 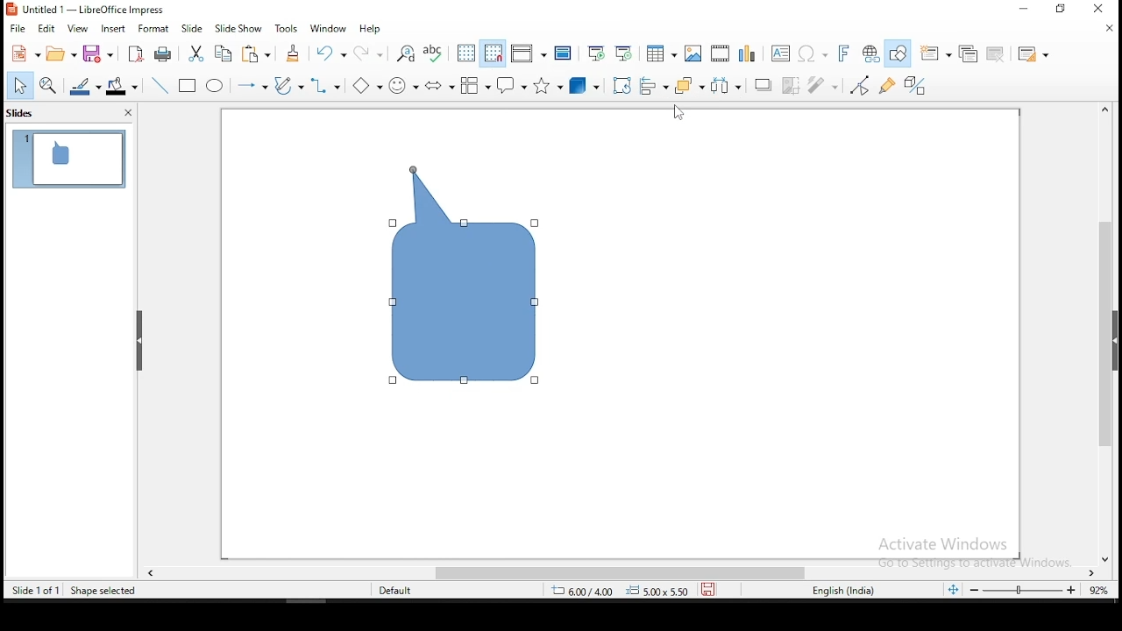 I want to click on lines and arrows, so click(x=252, y=88).